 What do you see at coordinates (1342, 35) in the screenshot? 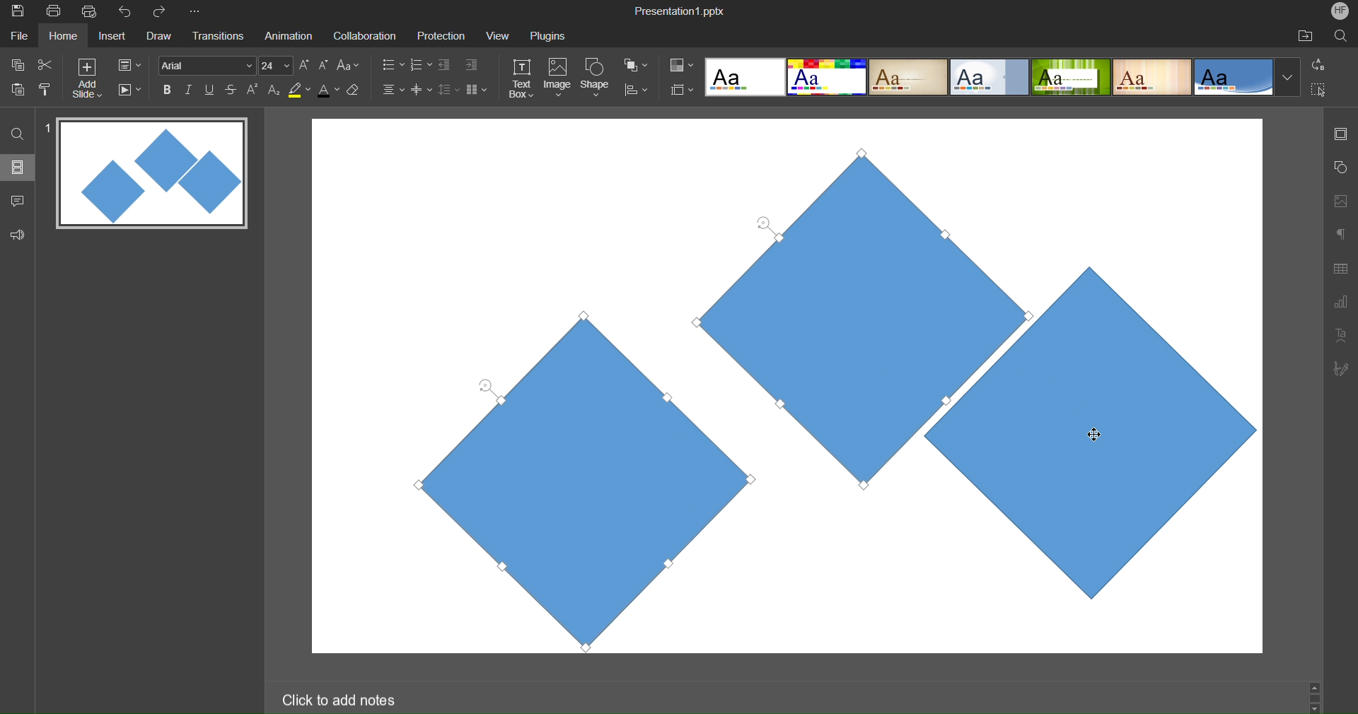
I see `search` at bounding box center [1342, 35].